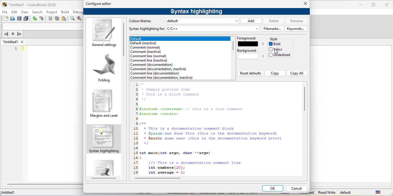 The width and height of the screenshot is (393, 196). I want to click on 1, so click(16, 49).